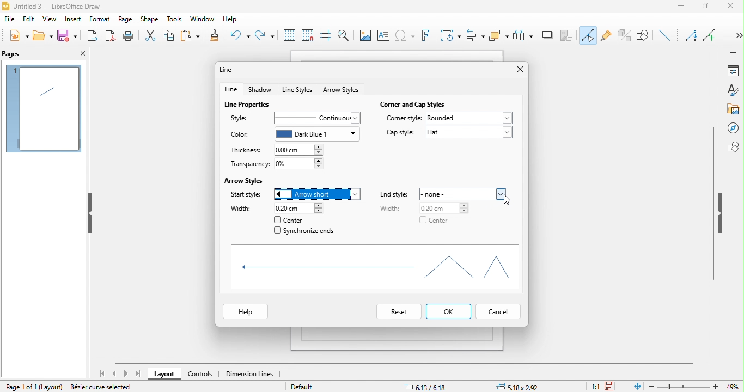 This screenshot has height=392, width=744. Describe the element at coordinates (246, 313) in the screenshot. I see `help` at that location.